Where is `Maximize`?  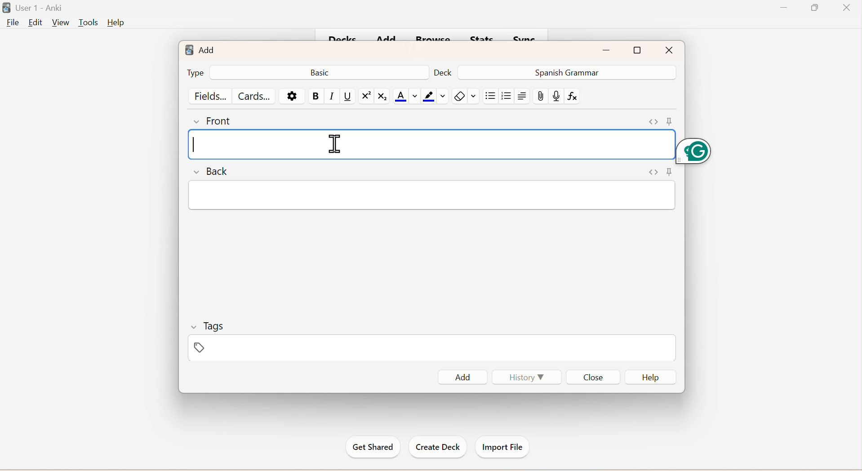 Maximize is located at coordinates (818, 7).